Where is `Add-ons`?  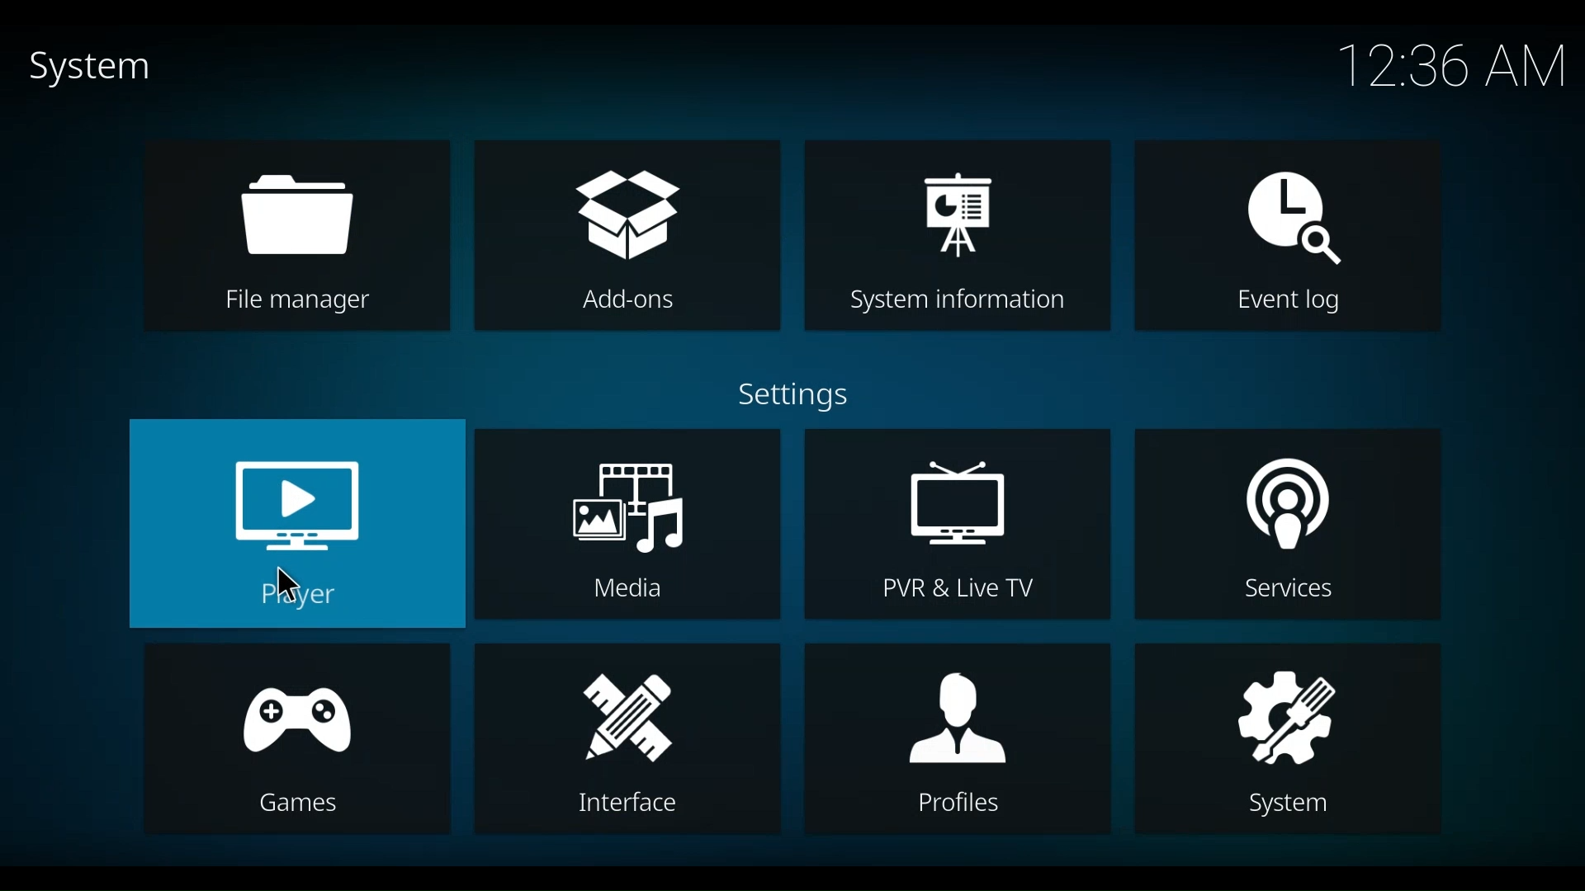
Add-ons is located at coordinates (625, 233).